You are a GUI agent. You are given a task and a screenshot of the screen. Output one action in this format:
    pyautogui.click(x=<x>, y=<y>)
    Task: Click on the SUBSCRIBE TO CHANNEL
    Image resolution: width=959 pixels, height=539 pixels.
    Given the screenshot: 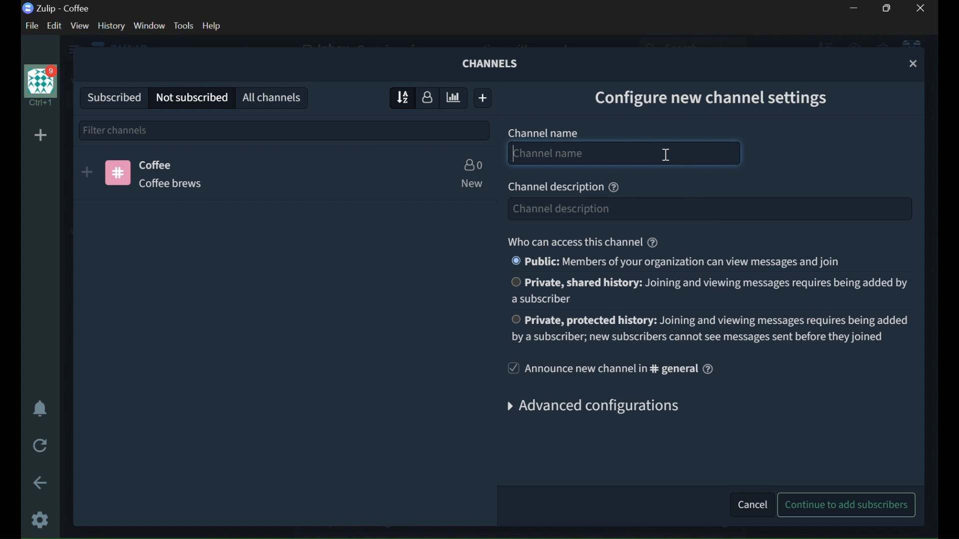 What is the action you would take?
    pyautogui.click(x=87, y=172)
    